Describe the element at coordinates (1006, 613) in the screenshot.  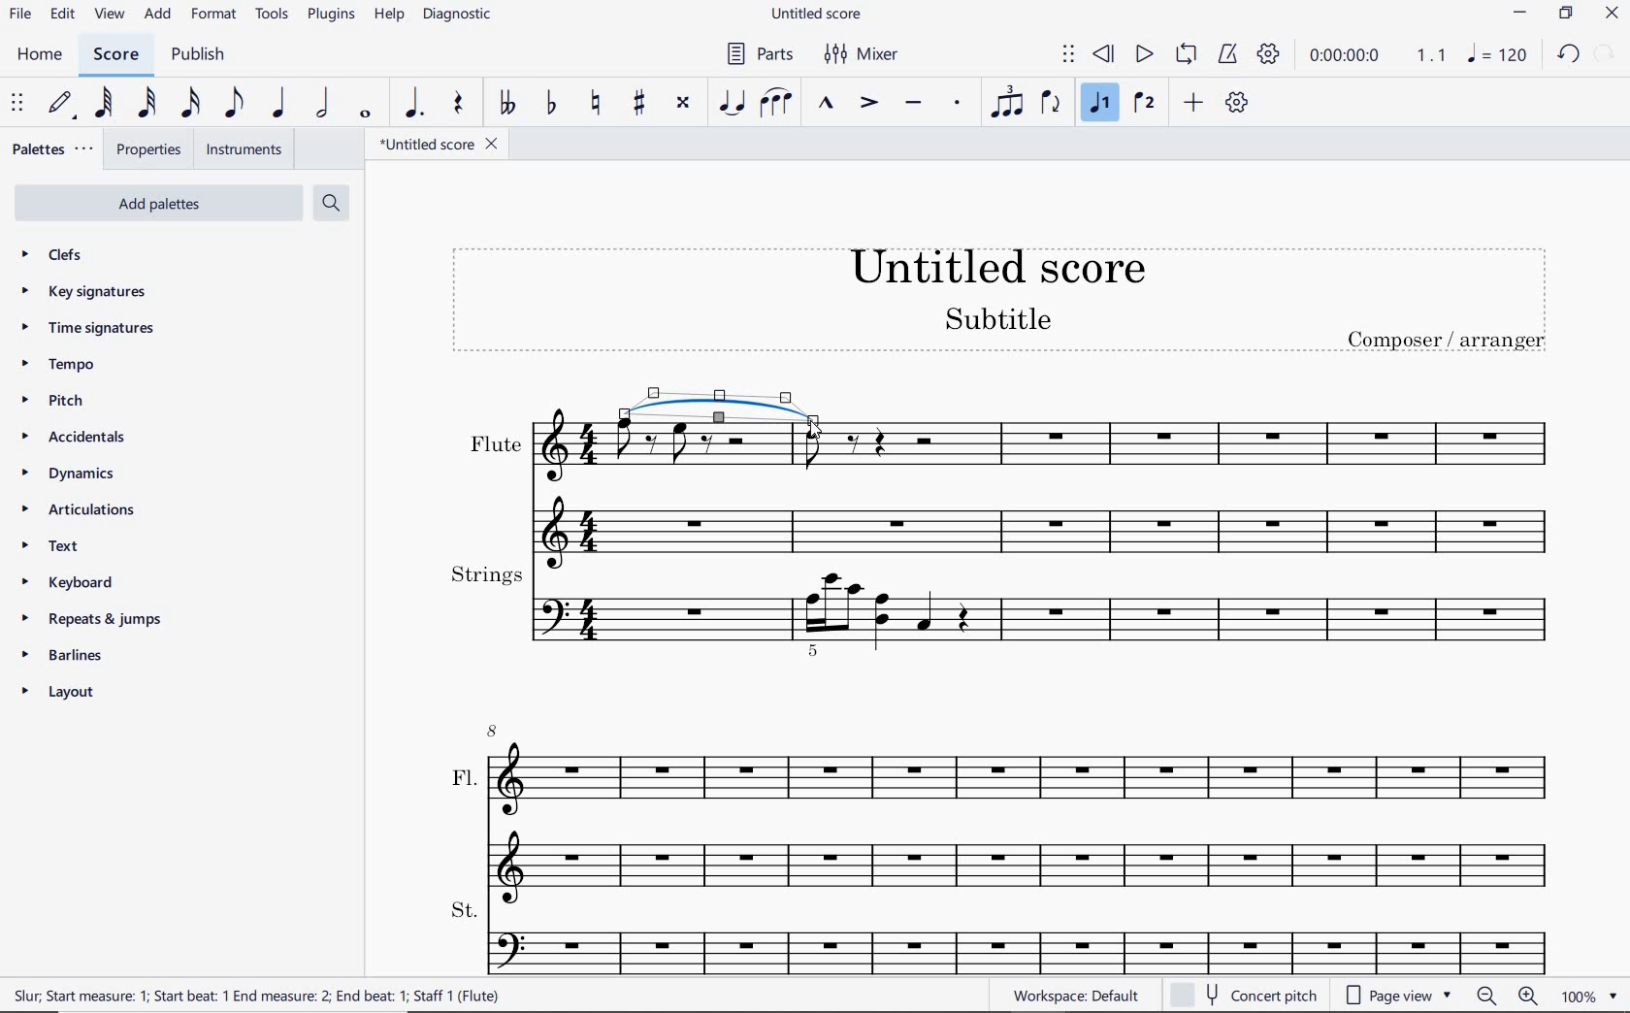
I see `Strings` at that location.